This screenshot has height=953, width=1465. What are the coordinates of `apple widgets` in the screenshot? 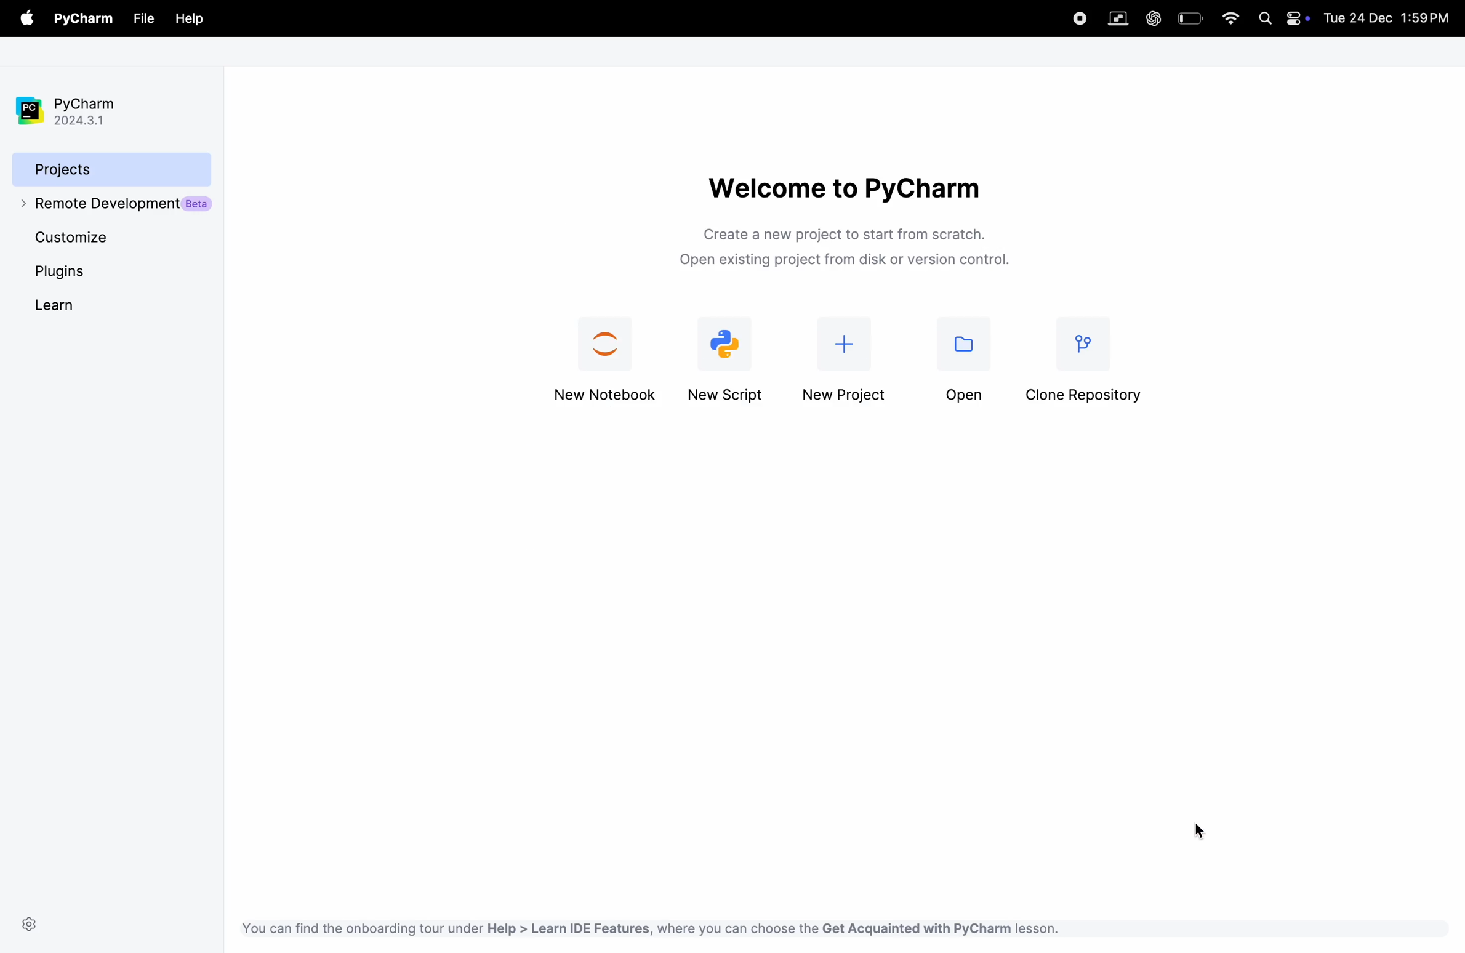 It's located at (1282, 21).